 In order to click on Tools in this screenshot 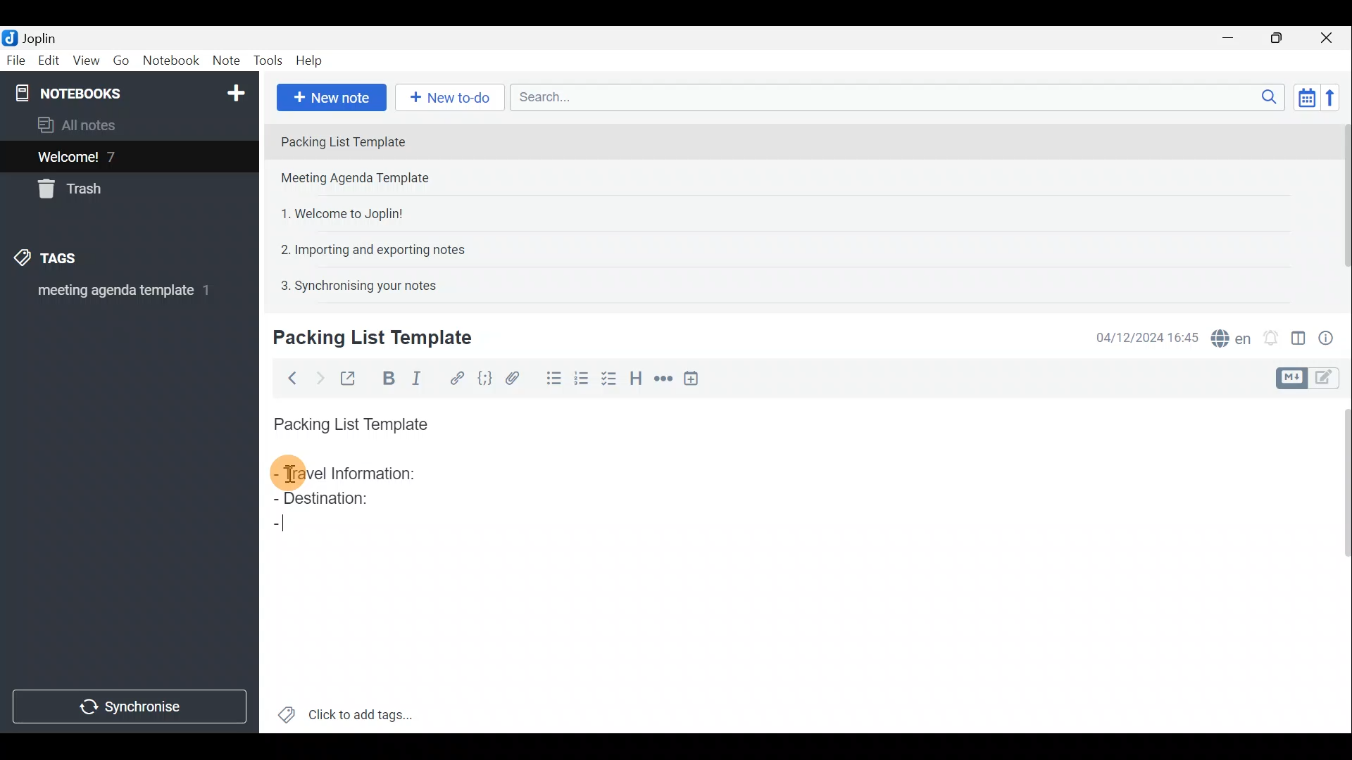, I will do `click(270, 61)`.